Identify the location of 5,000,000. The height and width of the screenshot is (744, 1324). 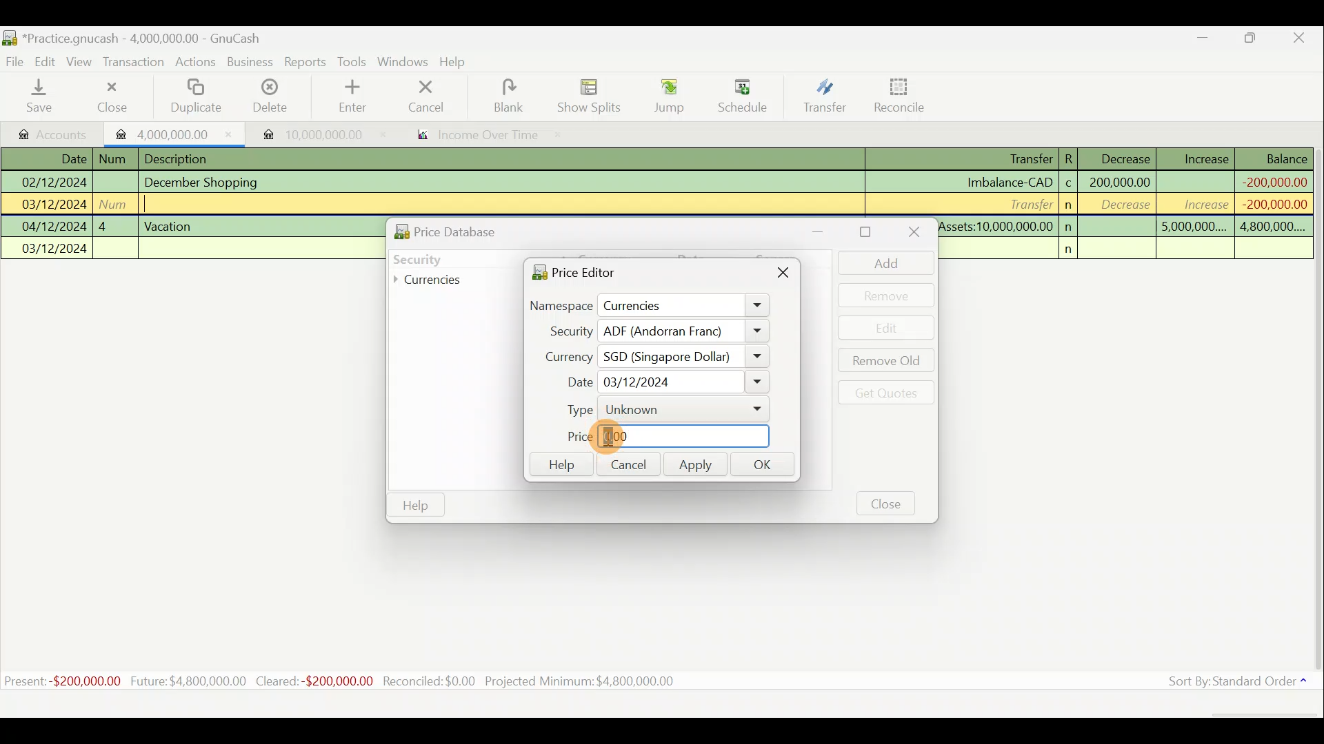
(1194, 229).